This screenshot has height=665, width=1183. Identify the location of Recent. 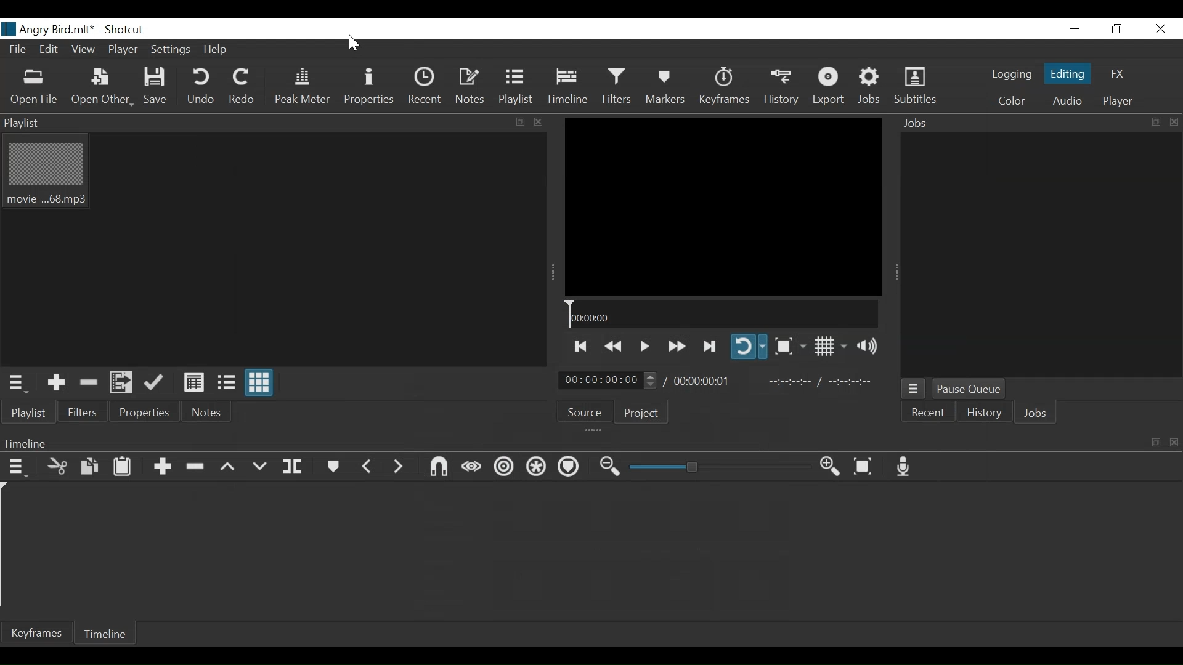
(426, 85).